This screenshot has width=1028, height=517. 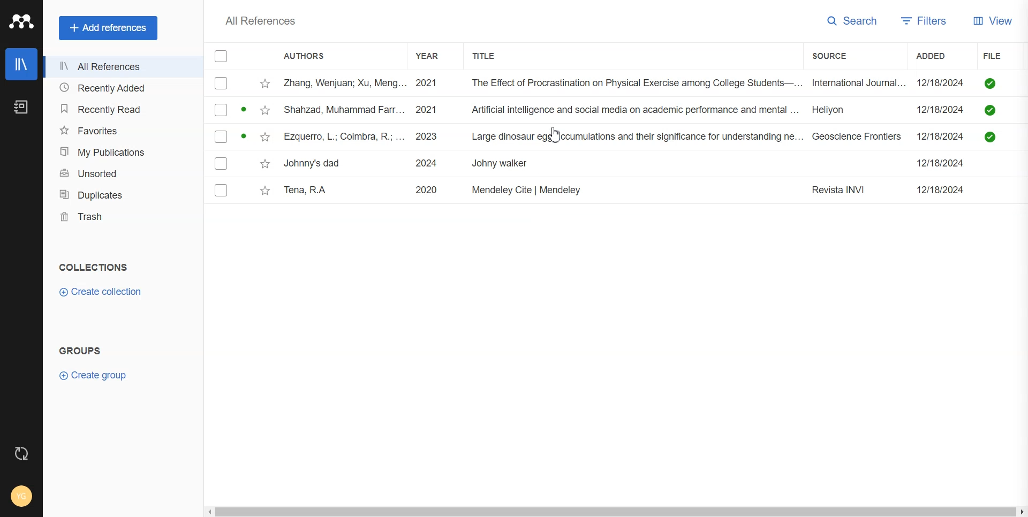 I want to click on Recently Read, so click(x=122, y=108).